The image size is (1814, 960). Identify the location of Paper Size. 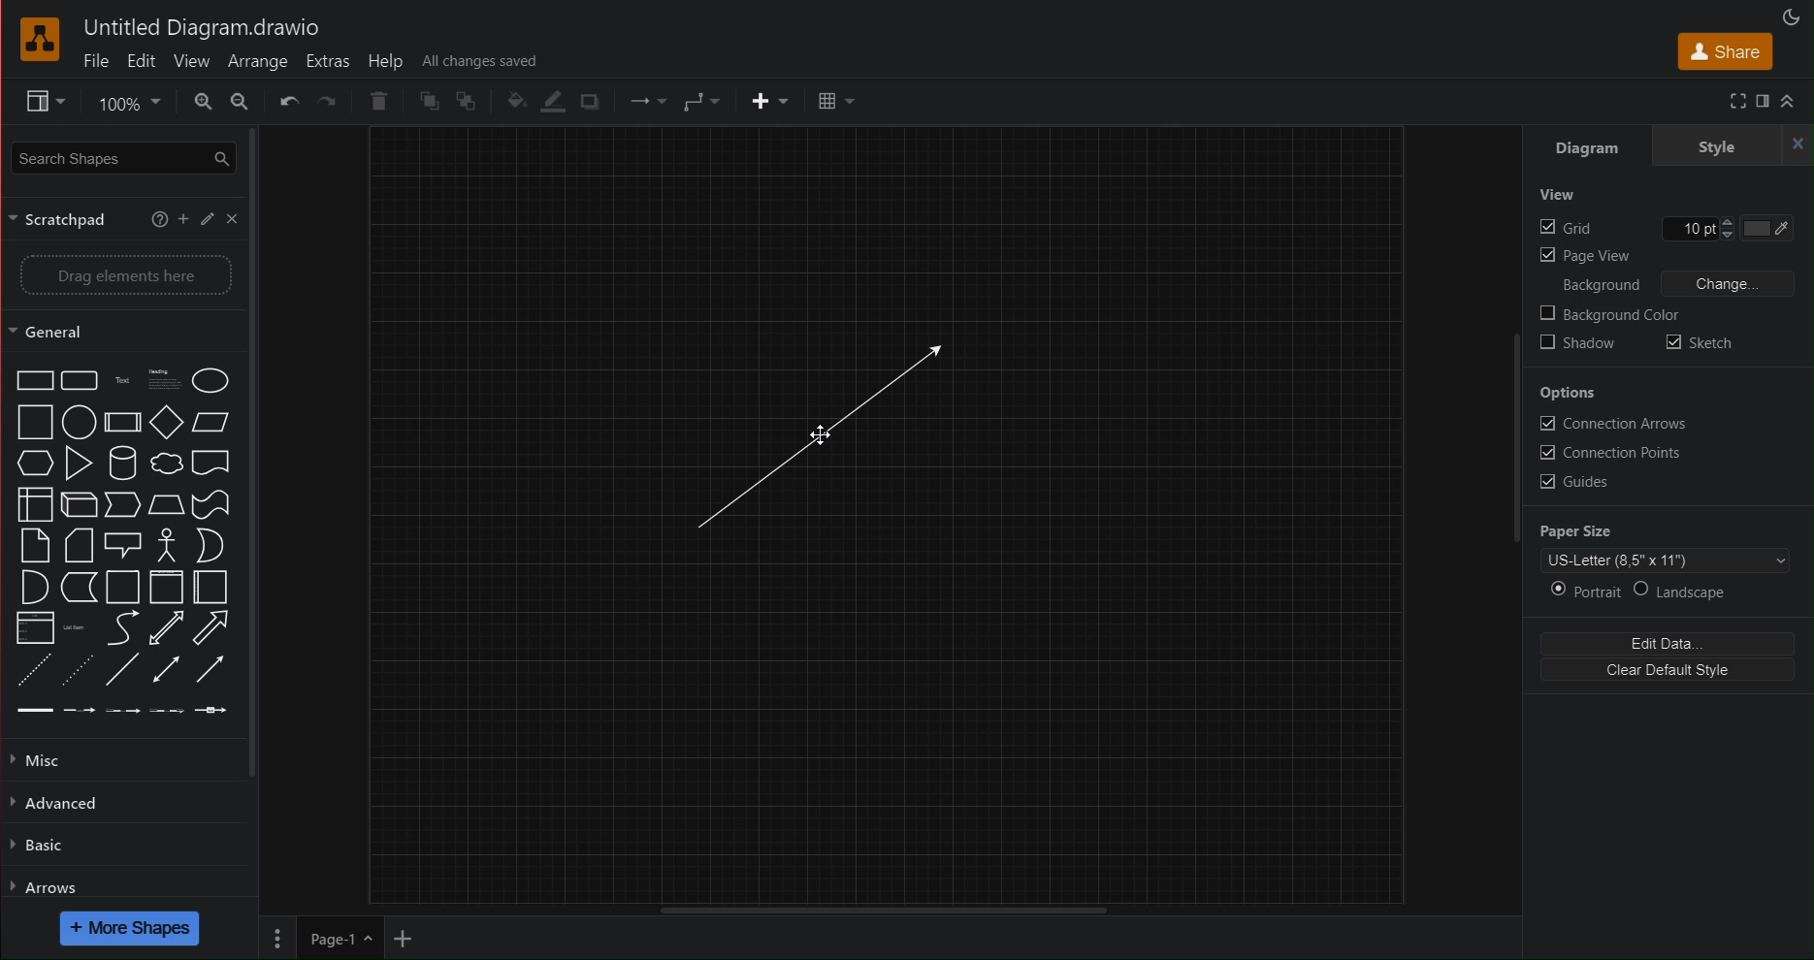
(1578, 530).